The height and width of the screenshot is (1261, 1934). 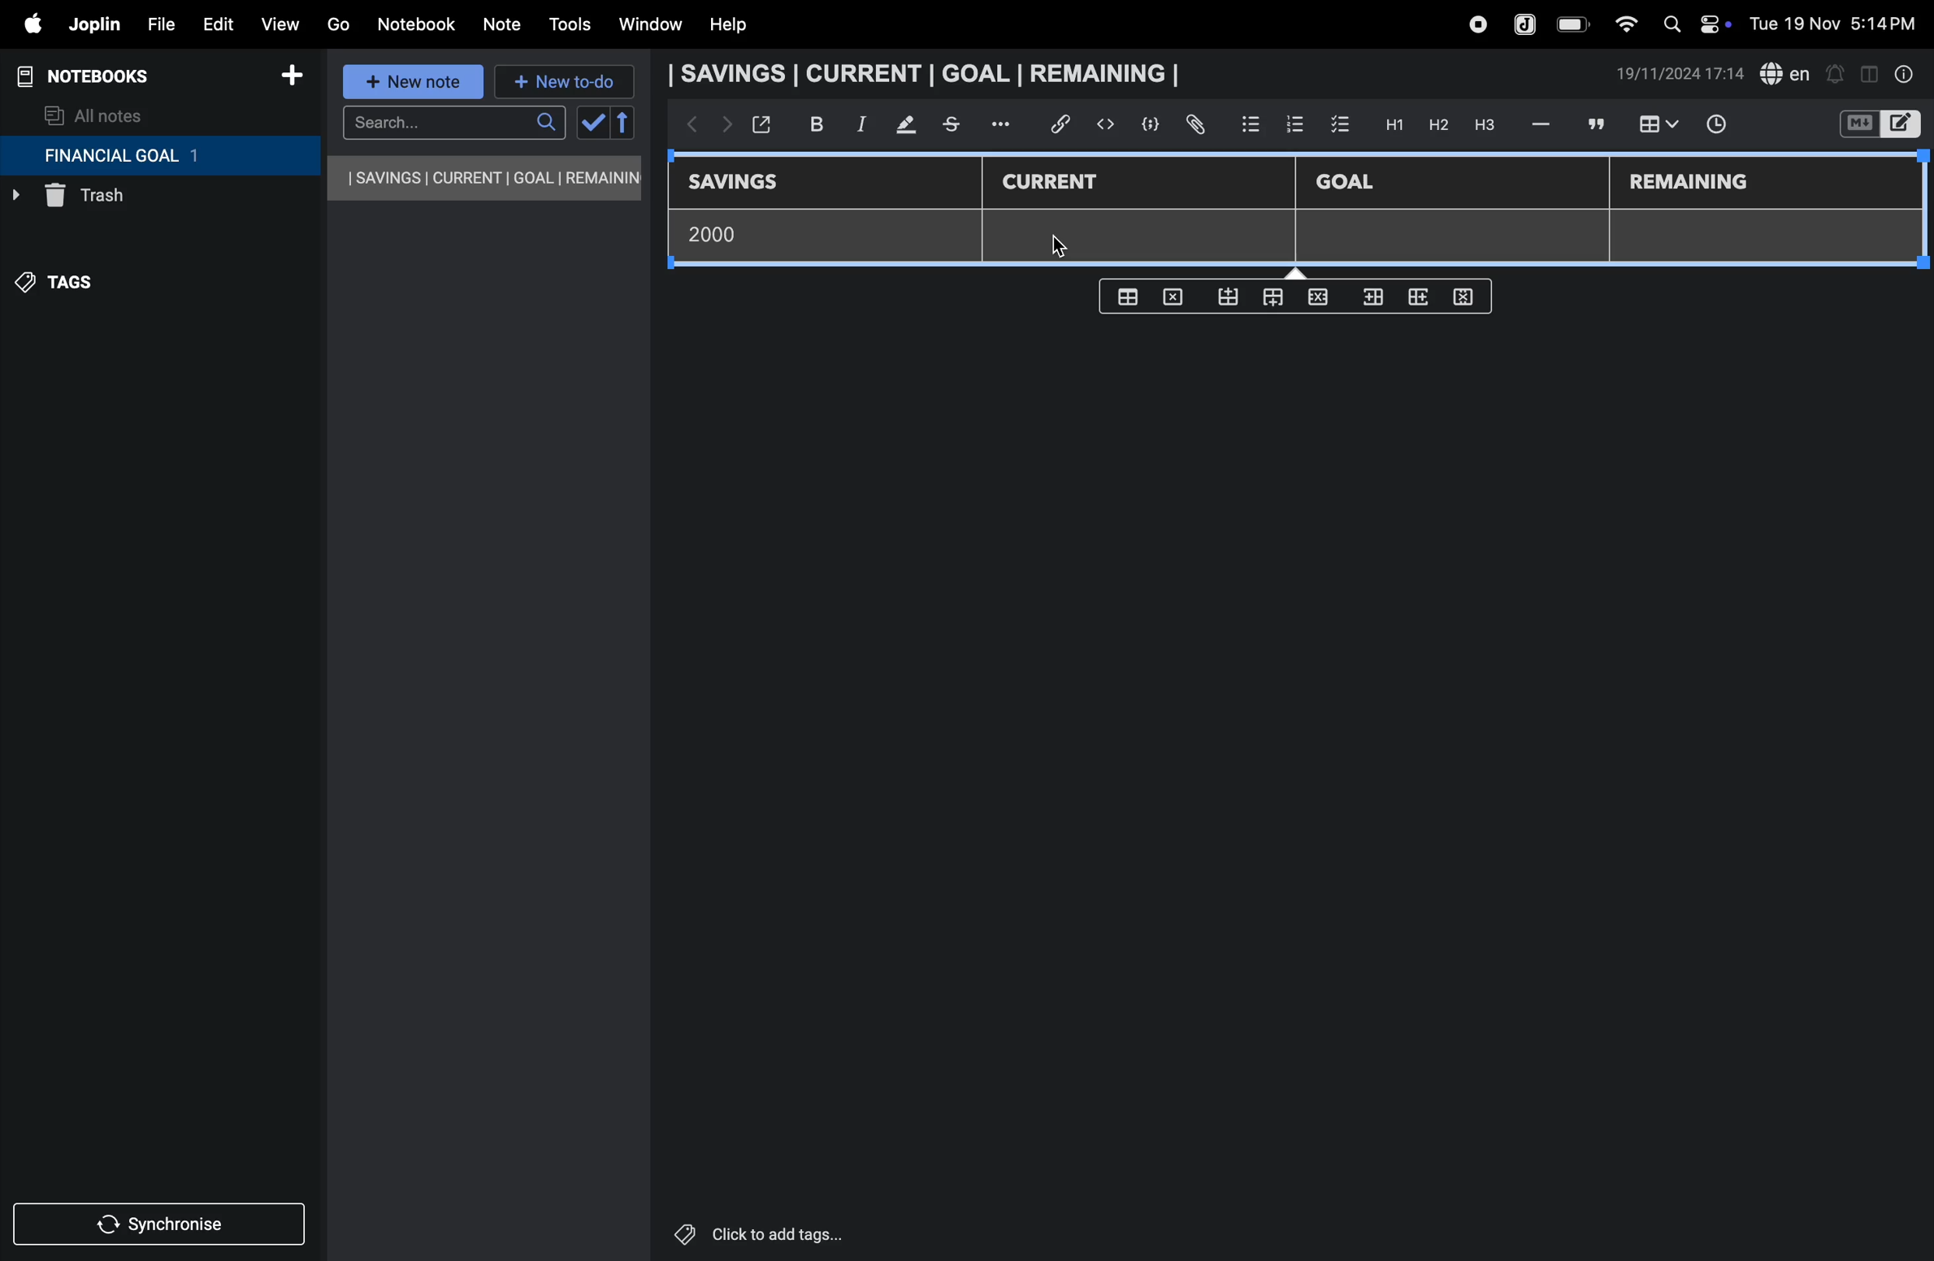 What do you see at coordinates (1107, 124) in the screenshot?
I see `insert code` at bounding box center [1107, 124].